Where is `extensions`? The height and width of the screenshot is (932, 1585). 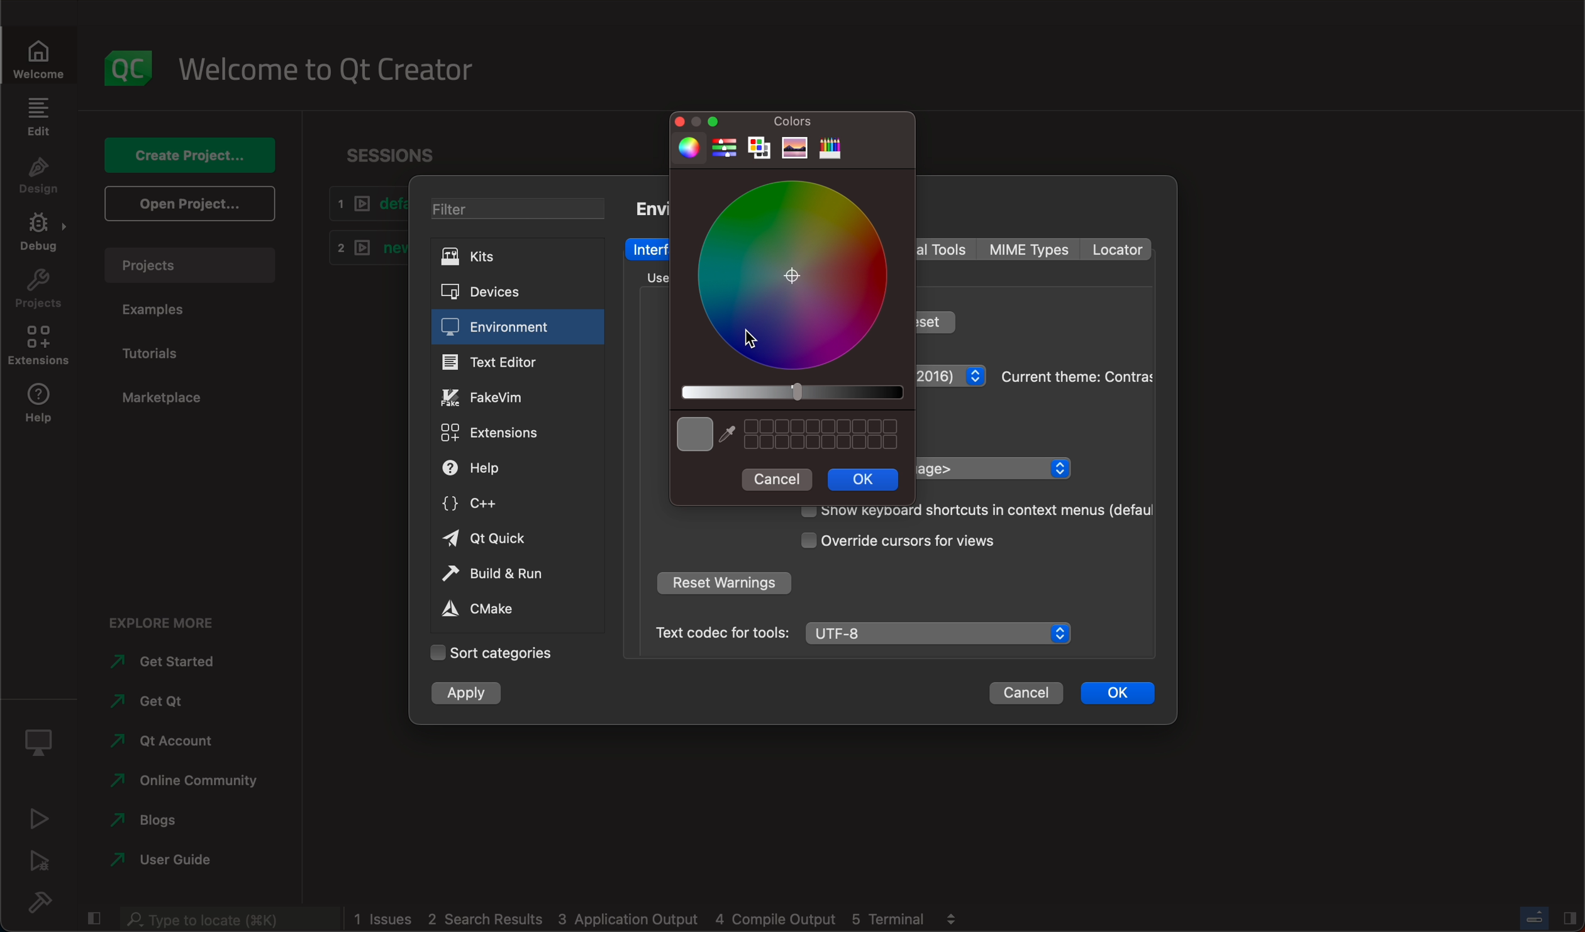
extensions is located at coordinates (507, 433).